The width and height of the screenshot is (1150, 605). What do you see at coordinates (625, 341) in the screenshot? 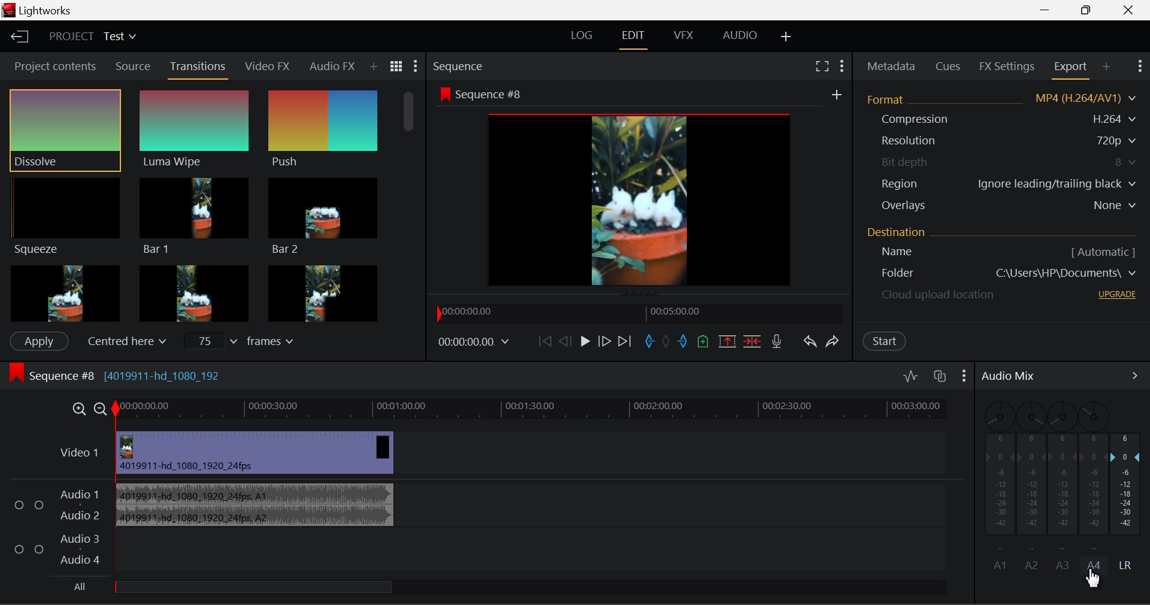
I see `To End` at bounding box center [625, 341].